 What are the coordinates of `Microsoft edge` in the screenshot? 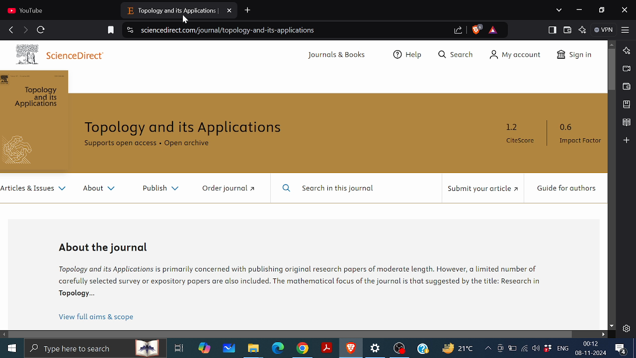 It's located at (278, 349).